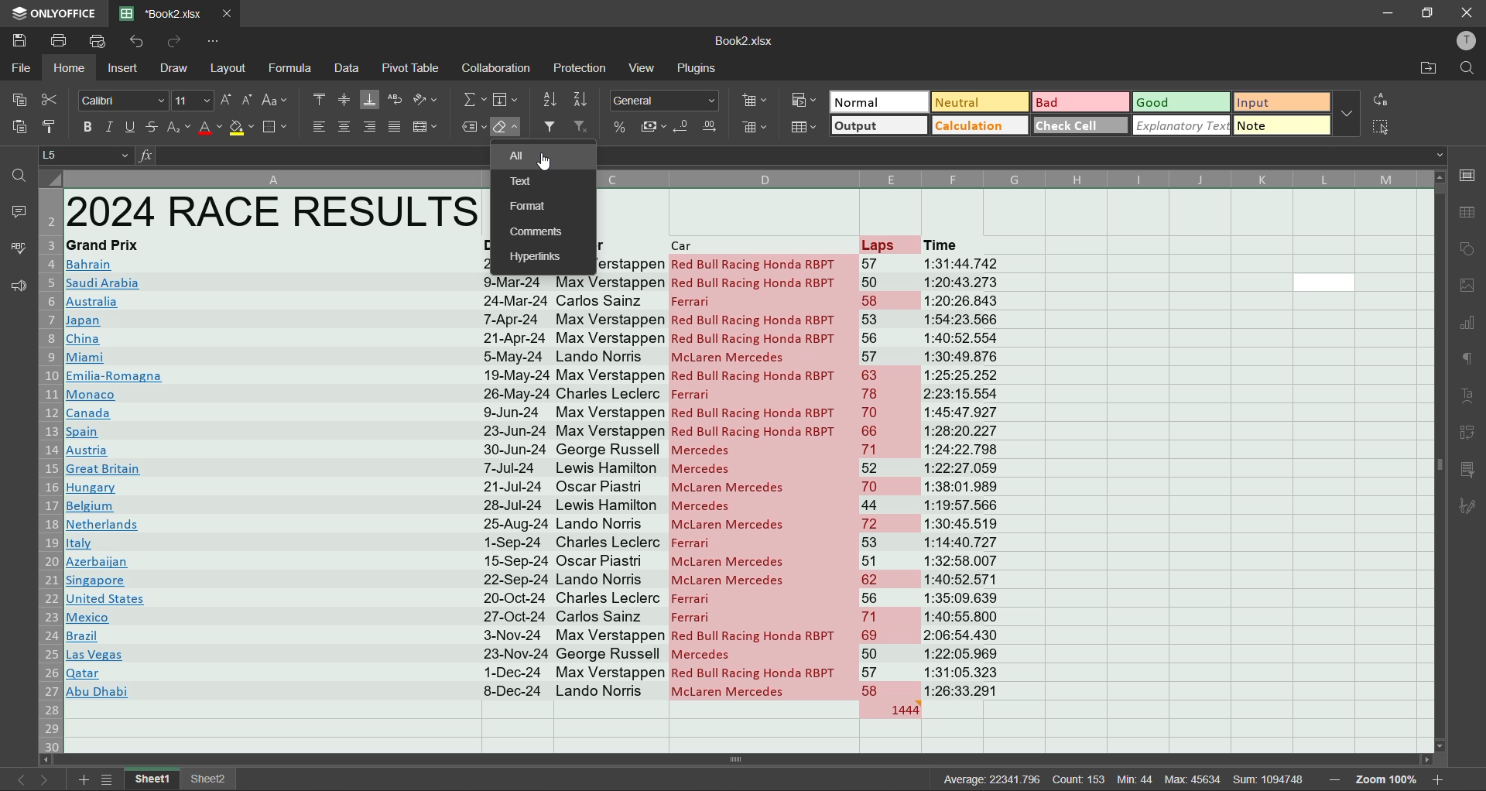 This screenshot has width=1486, height=791. What do you see at coordinates (319, 101) in the screenshot?
I see `align top` at bounding box center [319, 101].